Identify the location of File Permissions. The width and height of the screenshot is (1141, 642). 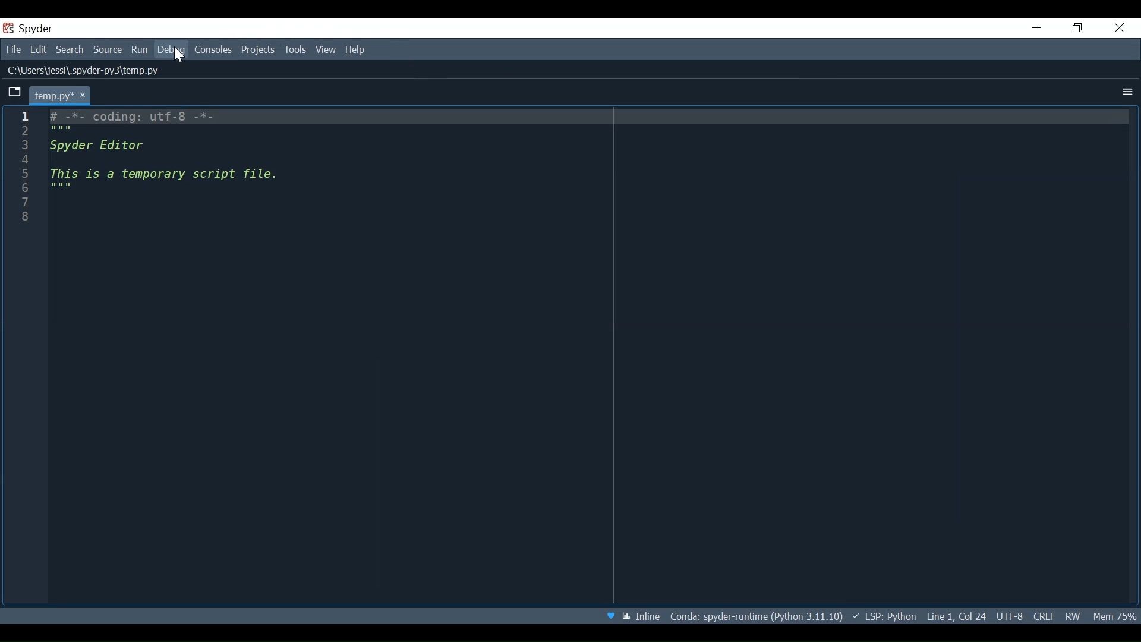
(1073, 616).